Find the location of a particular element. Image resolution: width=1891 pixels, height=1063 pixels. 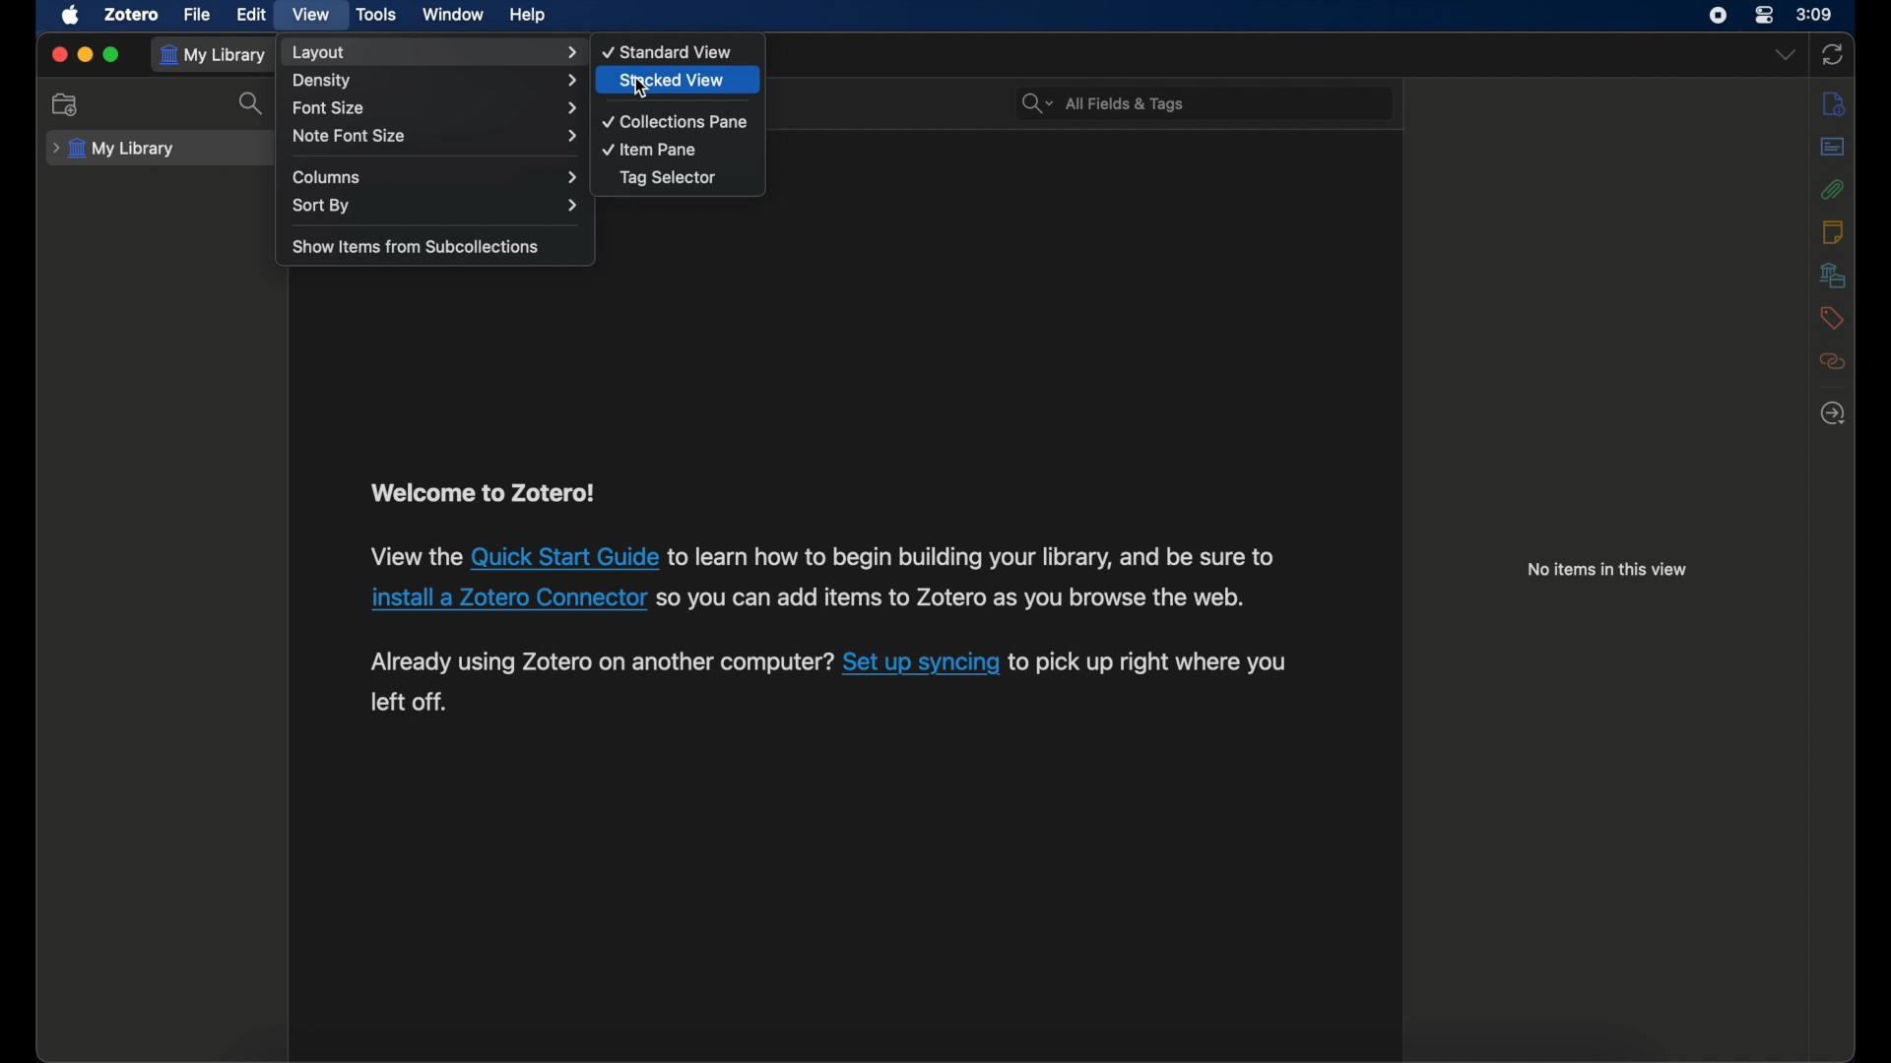

edit is located at coordinates (250, 15).